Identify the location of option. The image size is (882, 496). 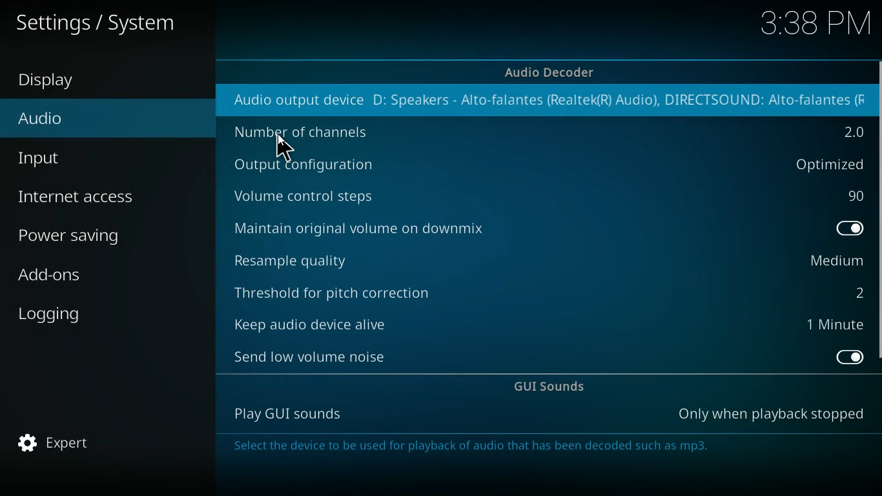
(854, 230).